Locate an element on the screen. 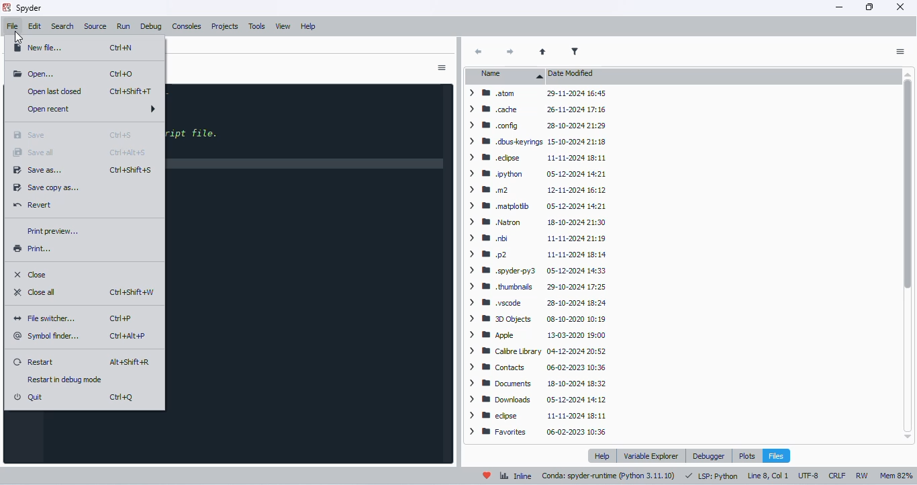 The width and height of the screenshot is (917, 485). RW is located at coordinates (861, 476).